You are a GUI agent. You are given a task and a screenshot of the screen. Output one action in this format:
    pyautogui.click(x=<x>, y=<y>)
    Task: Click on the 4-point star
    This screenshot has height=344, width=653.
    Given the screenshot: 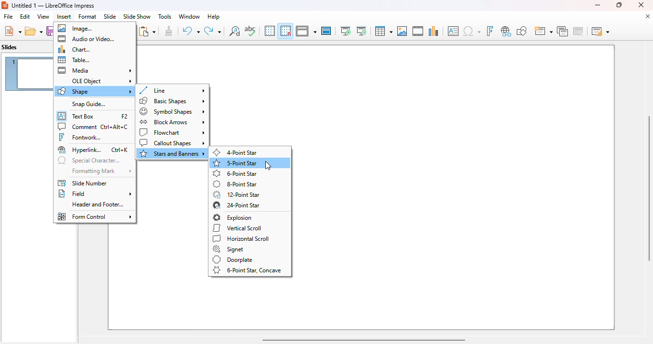 What is the action you would take?
    pyautogui.click(x=236, y=152)
    